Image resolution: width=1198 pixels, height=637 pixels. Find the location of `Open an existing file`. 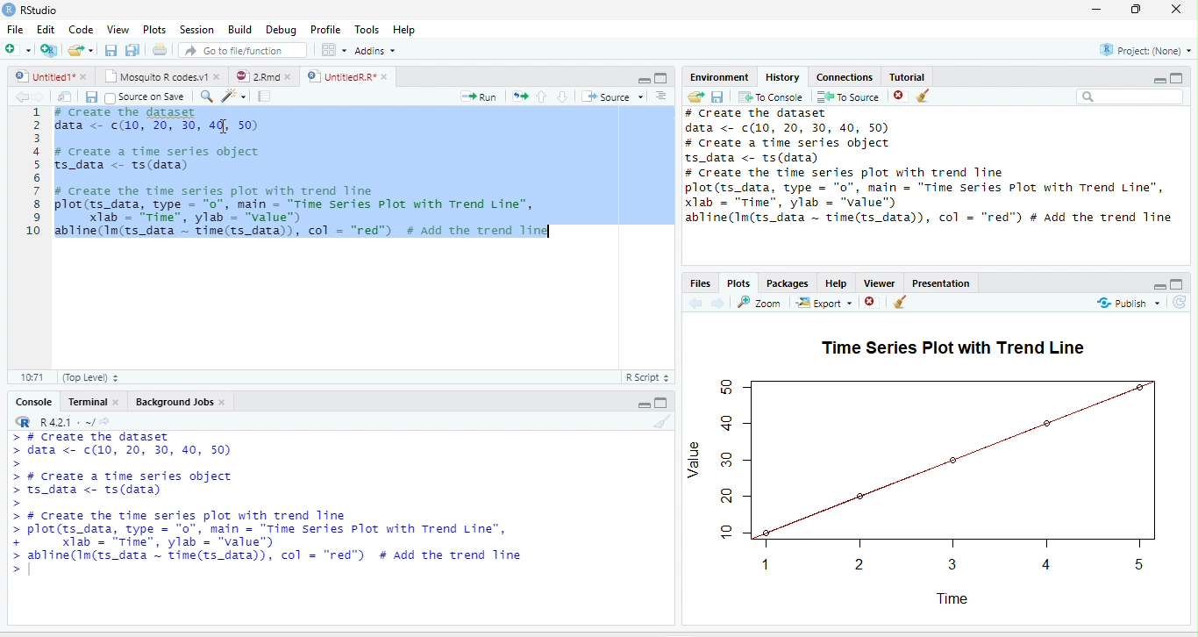

Open an existing file is located at coordinates (75, 49).